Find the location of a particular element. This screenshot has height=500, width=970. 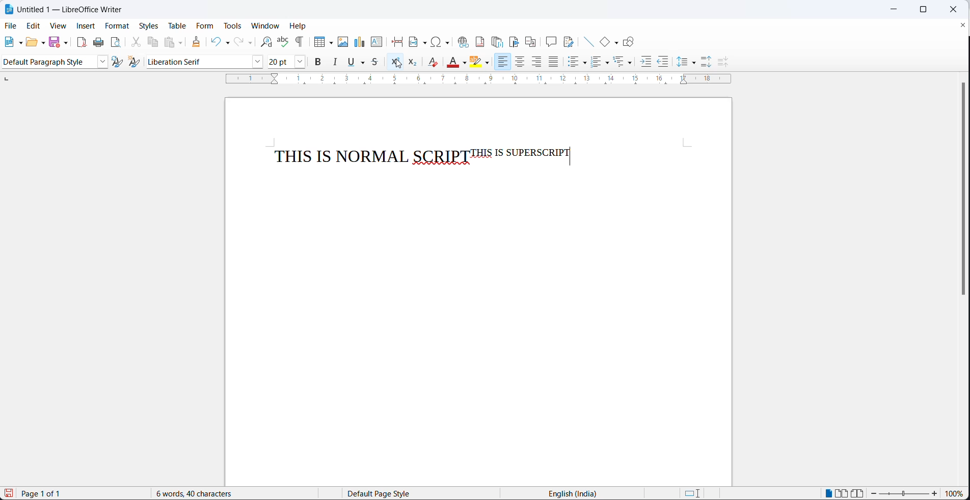

save options is located at coordinates (66, 43).